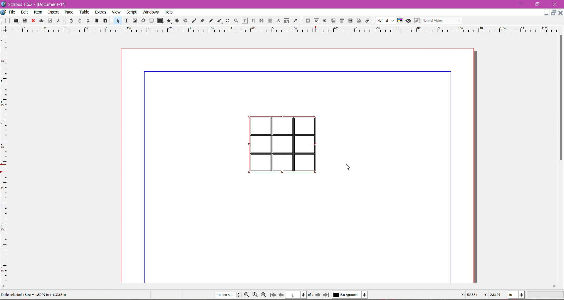 Image resolution: width=564 pixels, height=300 pixels. Describe the element at coordinates (101, 12) in the screenshot. I see `Extras` at that location.